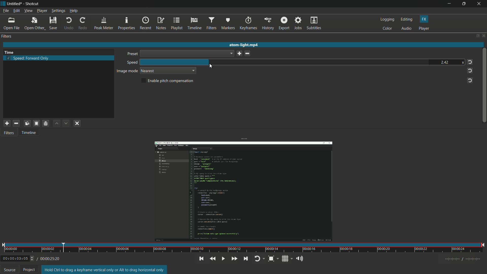  What do you see at coordinates (29, 270) in the screenshot?
I see `project` at bounding box center [29, 270].